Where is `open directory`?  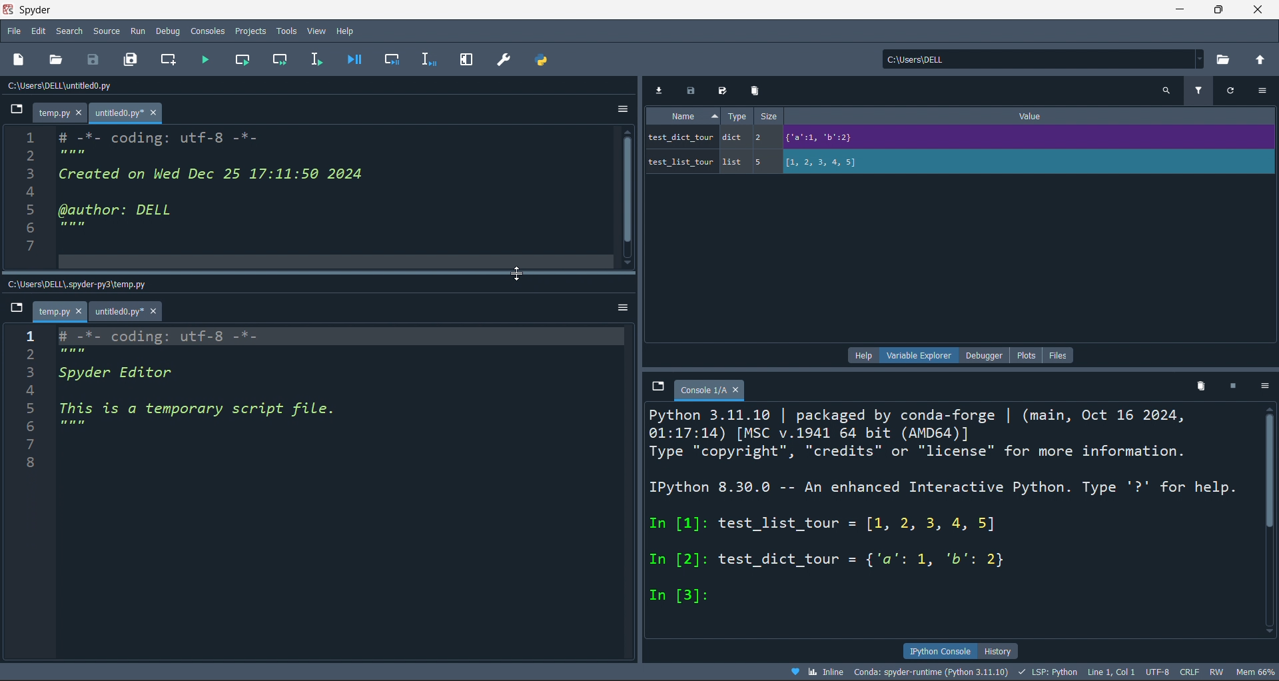 open directory is located at coordinates (1263, 60).